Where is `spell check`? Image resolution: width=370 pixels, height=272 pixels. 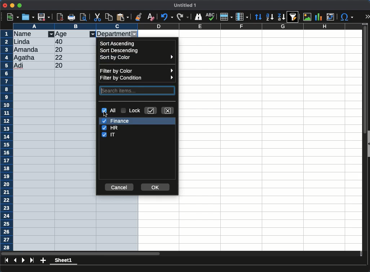 spell check is located at coordinates (211, 16).